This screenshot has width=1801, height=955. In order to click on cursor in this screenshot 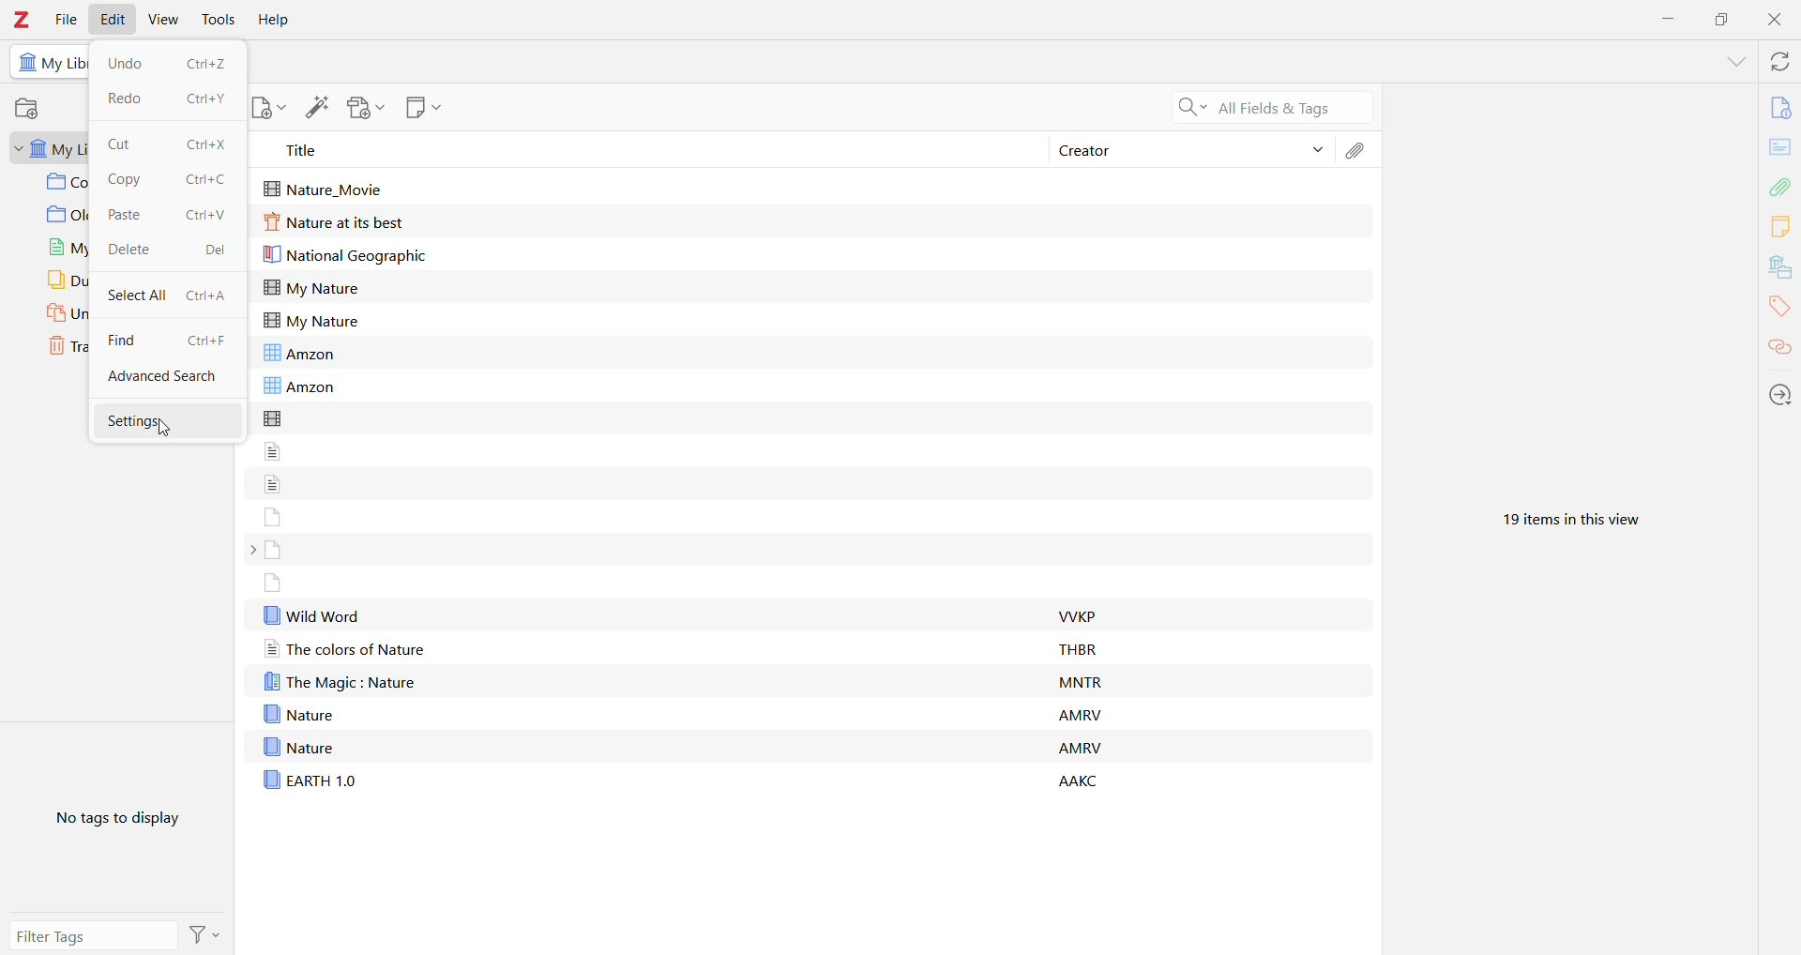, I will do `click(167, 430)`.